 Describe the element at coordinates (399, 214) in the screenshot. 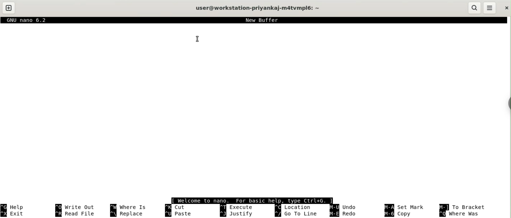

I see `copy` at that location.